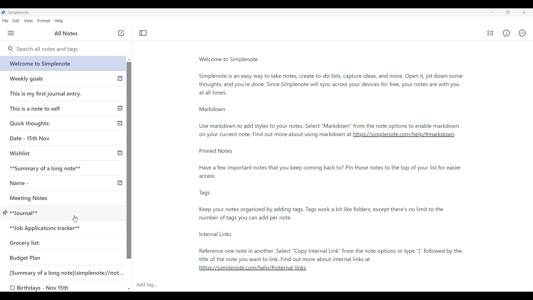  I want to click on Quick thoughts:, so click(31, 123).